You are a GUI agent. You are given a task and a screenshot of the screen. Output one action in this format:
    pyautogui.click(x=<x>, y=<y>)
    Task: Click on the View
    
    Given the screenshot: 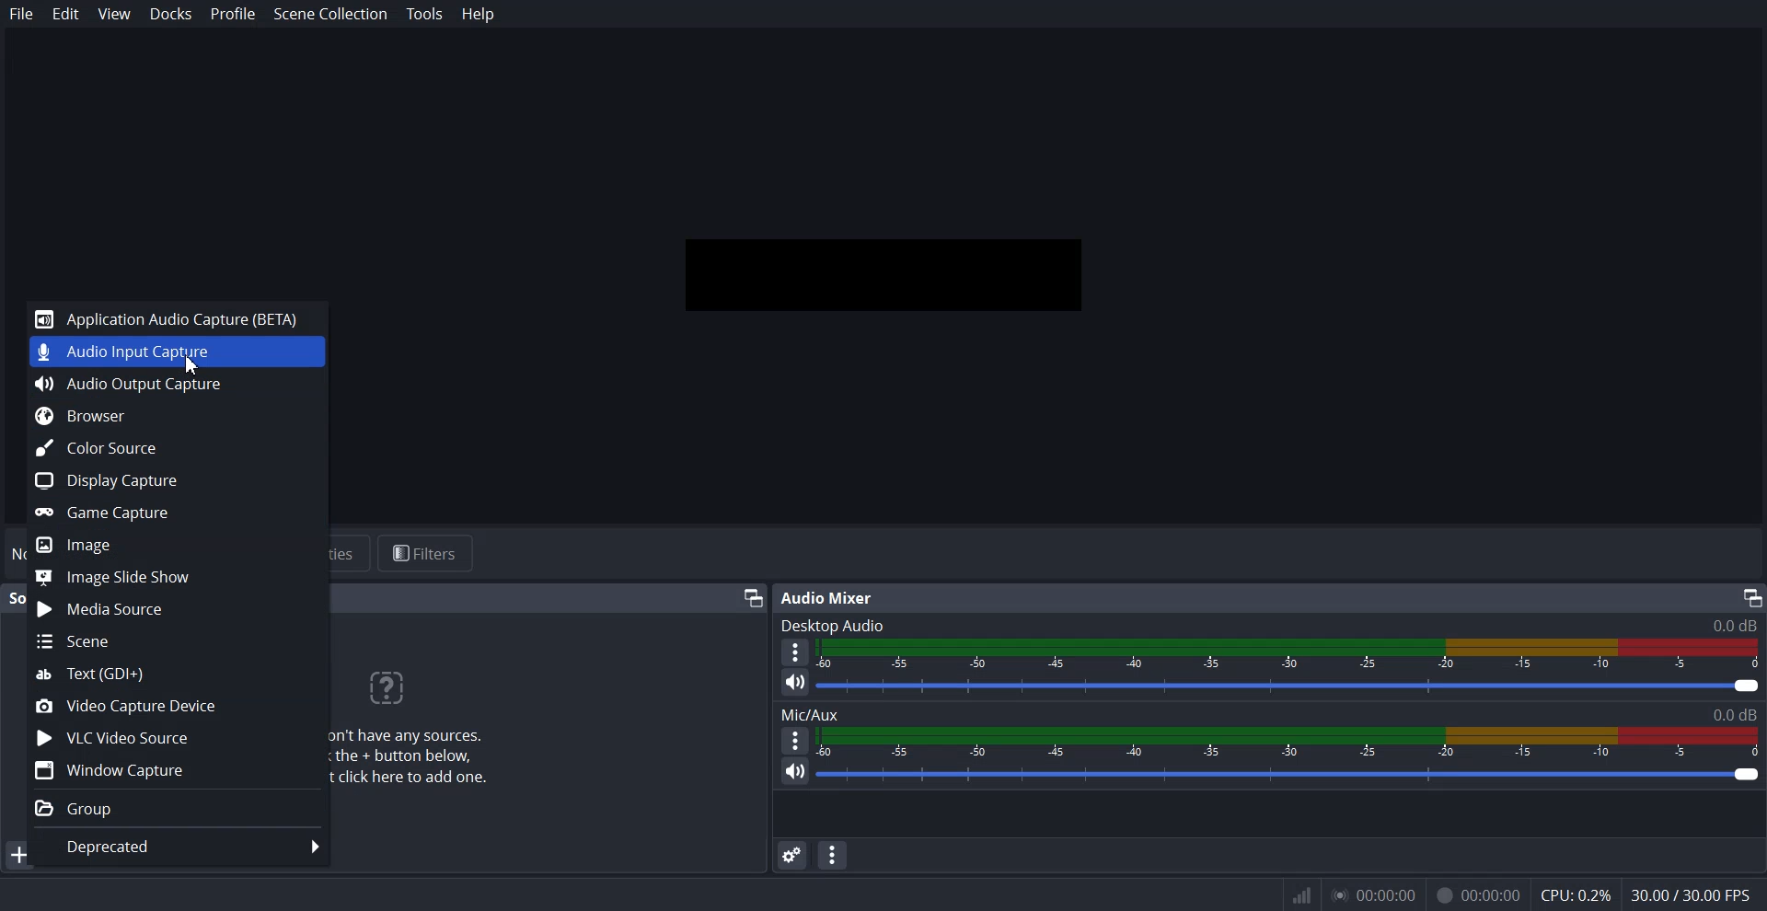 What is the action you would take?
    pyautogui.click(x=113, y=13)
    